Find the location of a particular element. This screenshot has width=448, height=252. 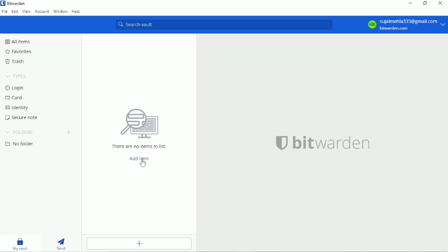

Send is located at coordinates (60, 244).